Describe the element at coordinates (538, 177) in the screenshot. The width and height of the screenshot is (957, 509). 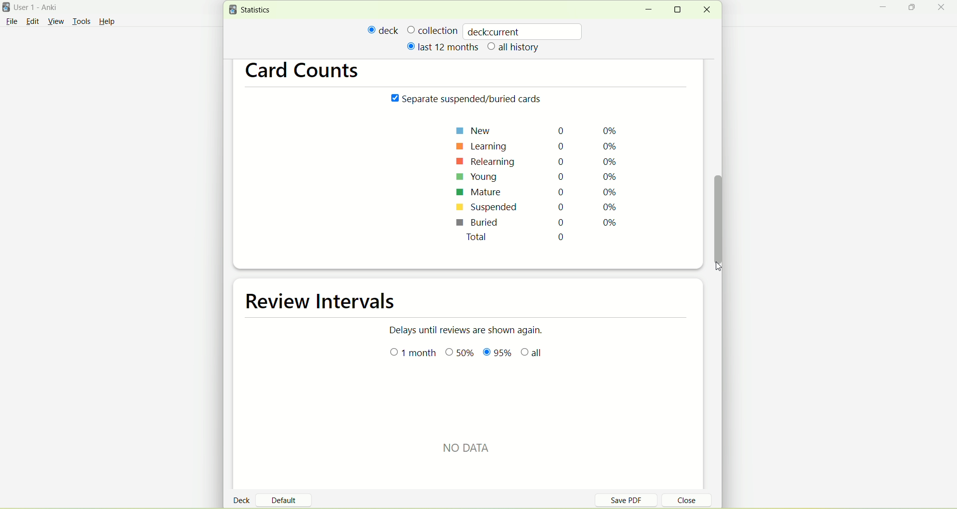
I see `young 0 0%` at that location.